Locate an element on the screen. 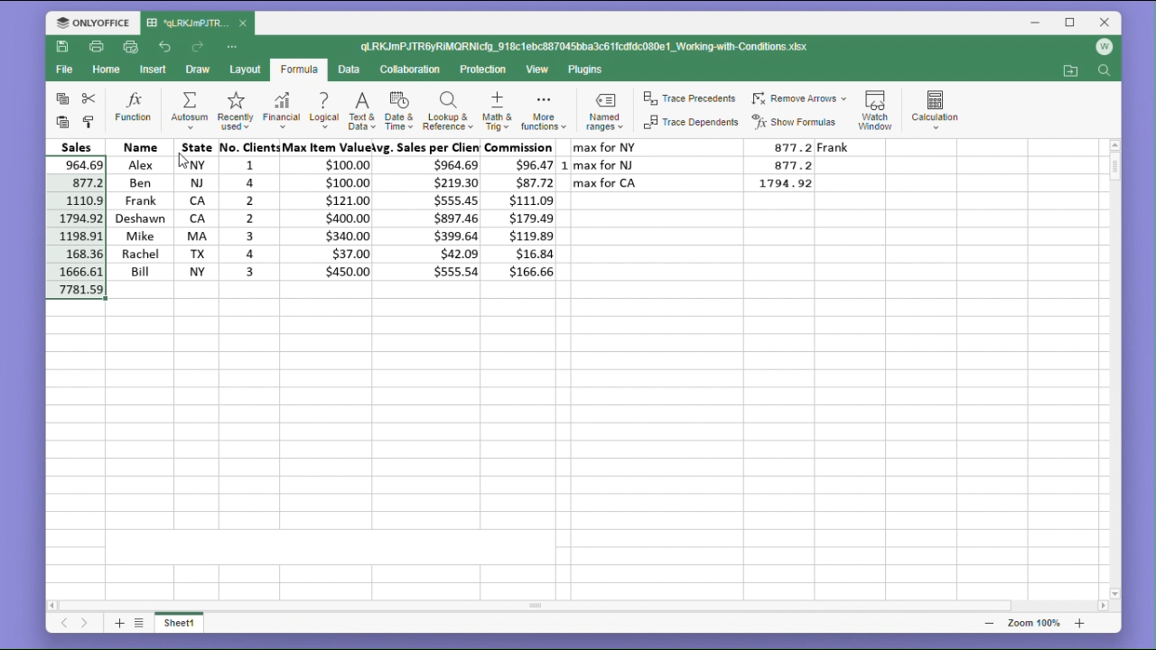 This screenshot has height=650, width=1156. Sales is located at coordinates (77, 146).